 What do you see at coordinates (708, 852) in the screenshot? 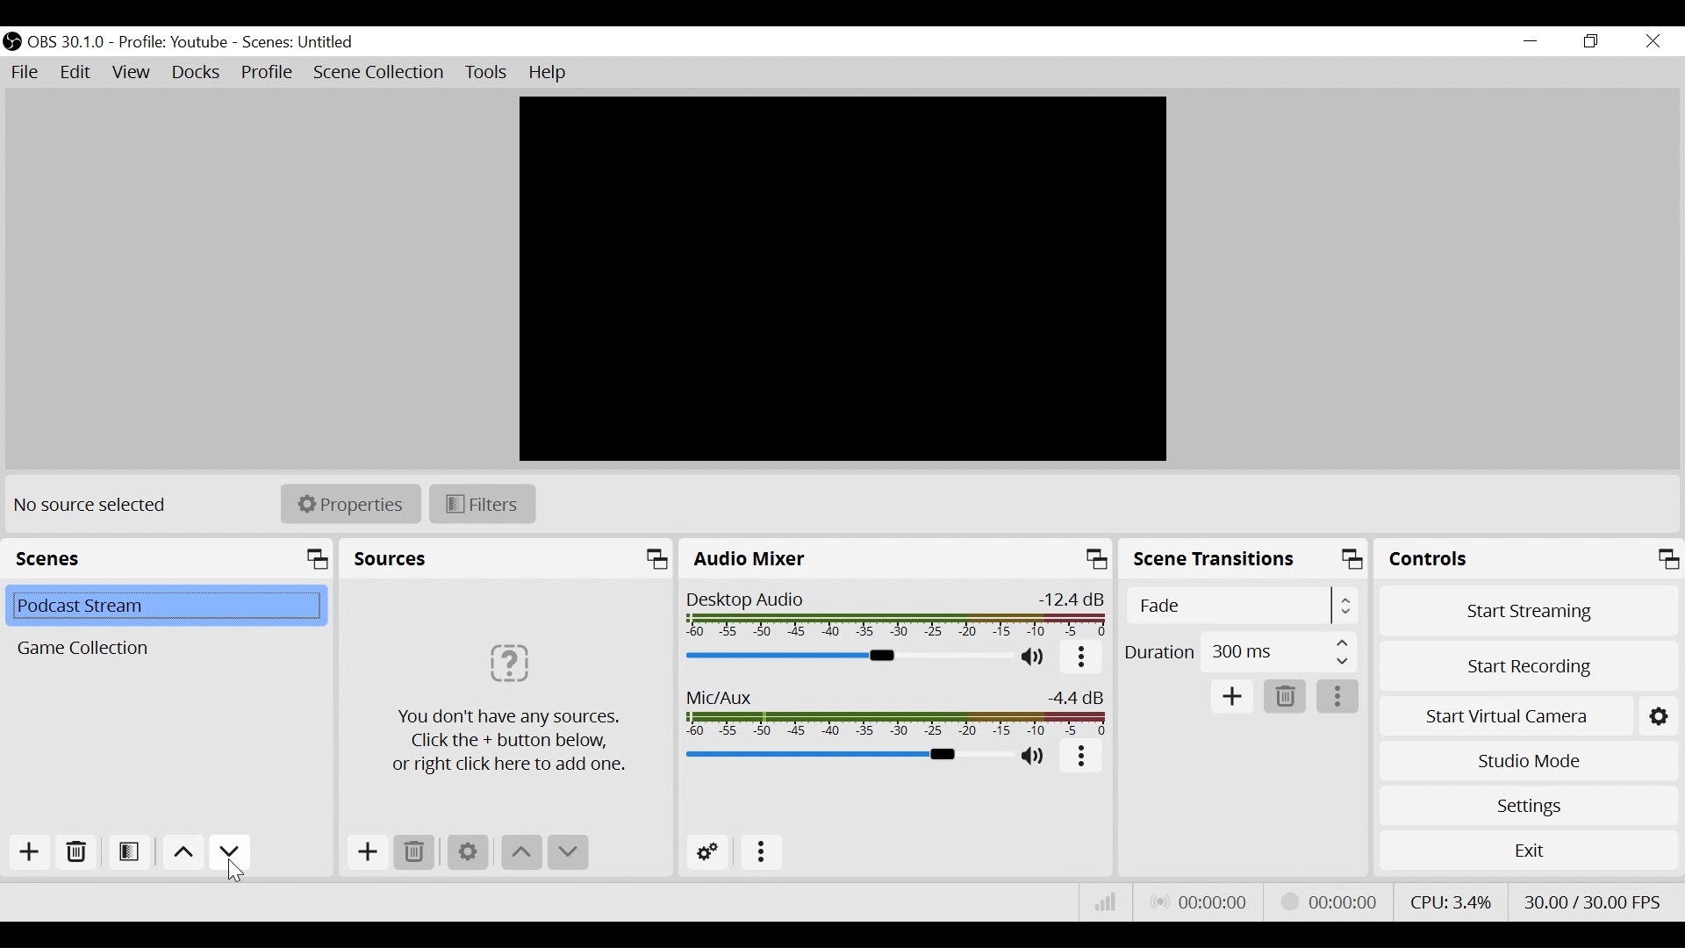
I see `Advanced Setting` at bounding box center [708, 852].